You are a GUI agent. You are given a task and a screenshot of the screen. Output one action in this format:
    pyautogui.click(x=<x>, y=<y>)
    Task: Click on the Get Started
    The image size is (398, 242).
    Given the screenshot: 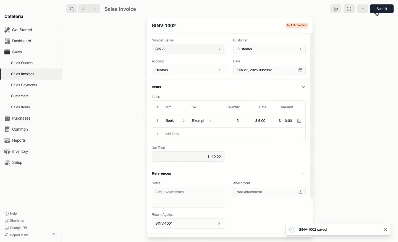 What is the action you would take?
    pyautogui.click(x=19, y=30)
    